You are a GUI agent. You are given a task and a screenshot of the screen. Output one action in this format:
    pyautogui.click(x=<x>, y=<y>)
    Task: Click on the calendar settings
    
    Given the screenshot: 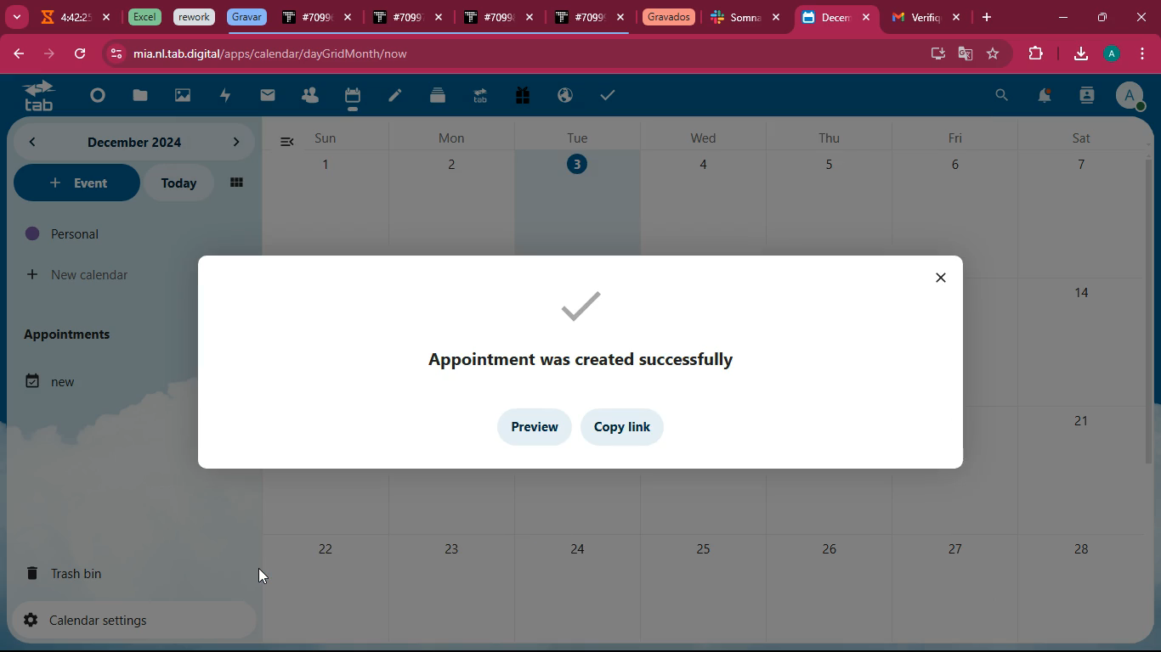 What is the action you would take?
    pyautogui.click(x=93, y=619)
    